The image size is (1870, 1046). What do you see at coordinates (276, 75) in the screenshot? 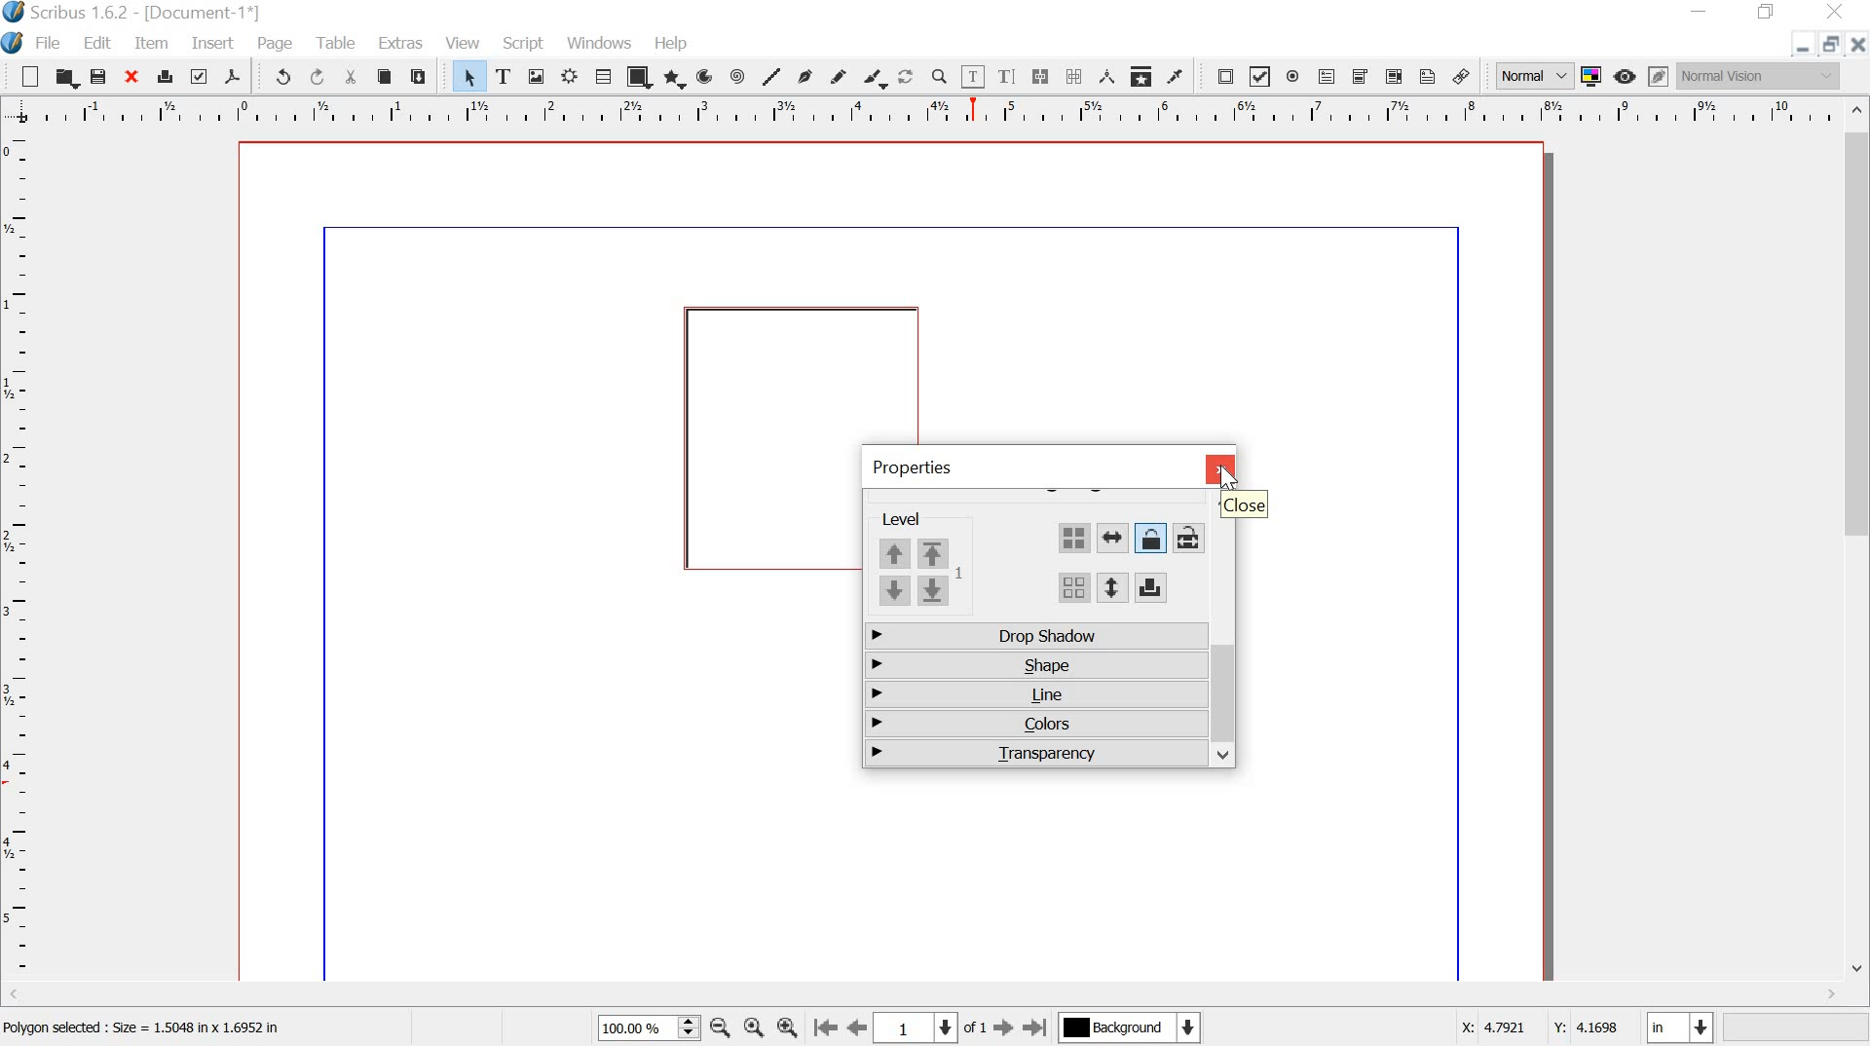
I see `undo` at bounding box center [276, 75].